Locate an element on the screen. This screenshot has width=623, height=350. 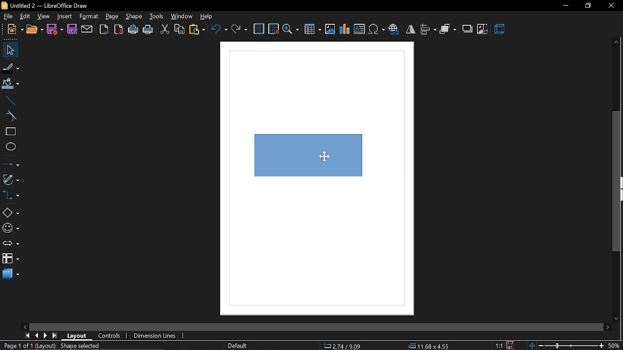
connectors is located at coordinates (11, 195).